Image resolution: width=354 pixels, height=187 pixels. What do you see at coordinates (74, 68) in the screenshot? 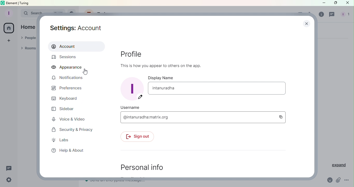
I see `Appearance` at bounding box center [74, 68].